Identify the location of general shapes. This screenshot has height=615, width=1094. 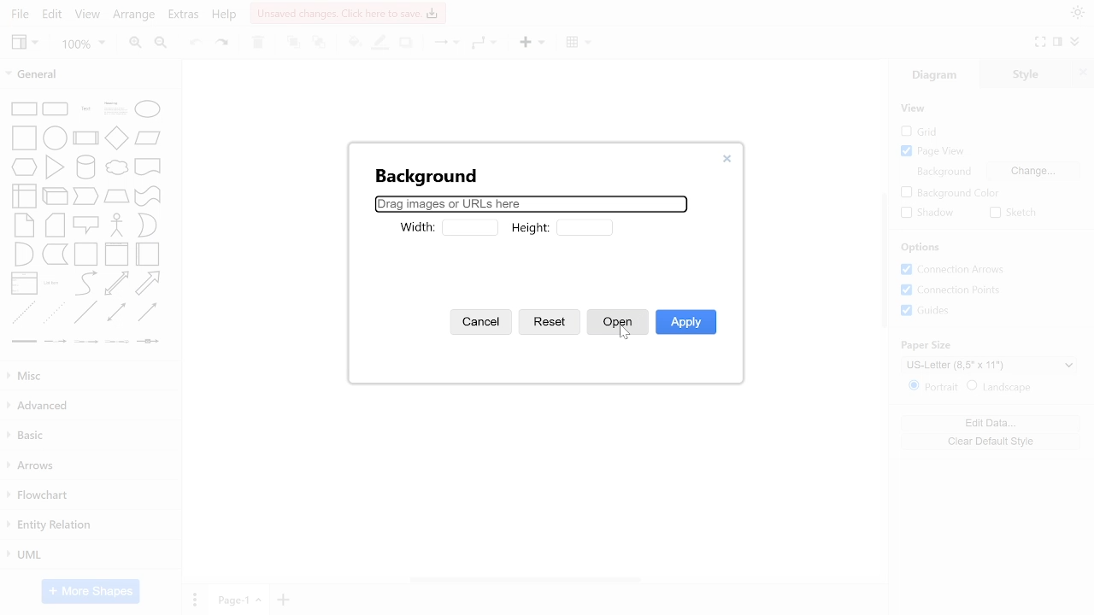
(86, 343).